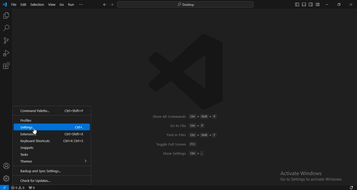  Describe the element at coordinates (40, 127) in the screenshot. I see `settings` at that location.